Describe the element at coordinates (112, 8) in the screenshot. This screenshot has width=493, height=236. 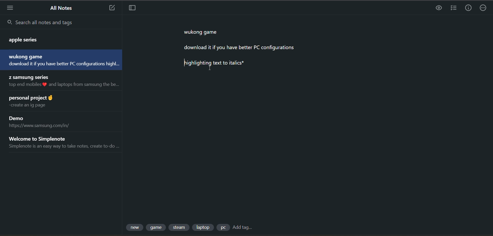
I see `new note` at that location.